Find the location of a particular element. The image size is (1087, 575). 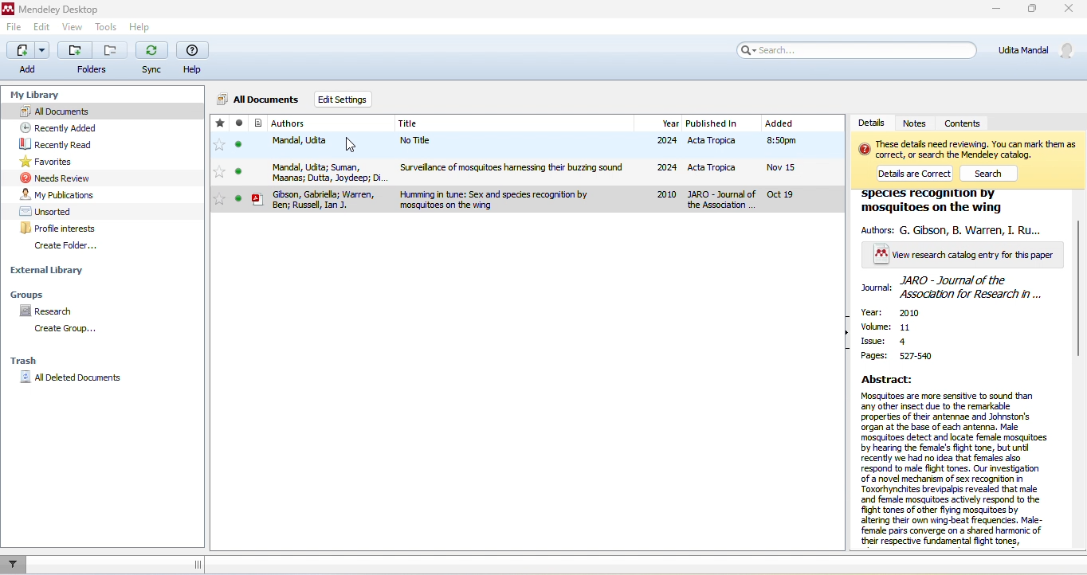

added is located at coordinates (803, 124).